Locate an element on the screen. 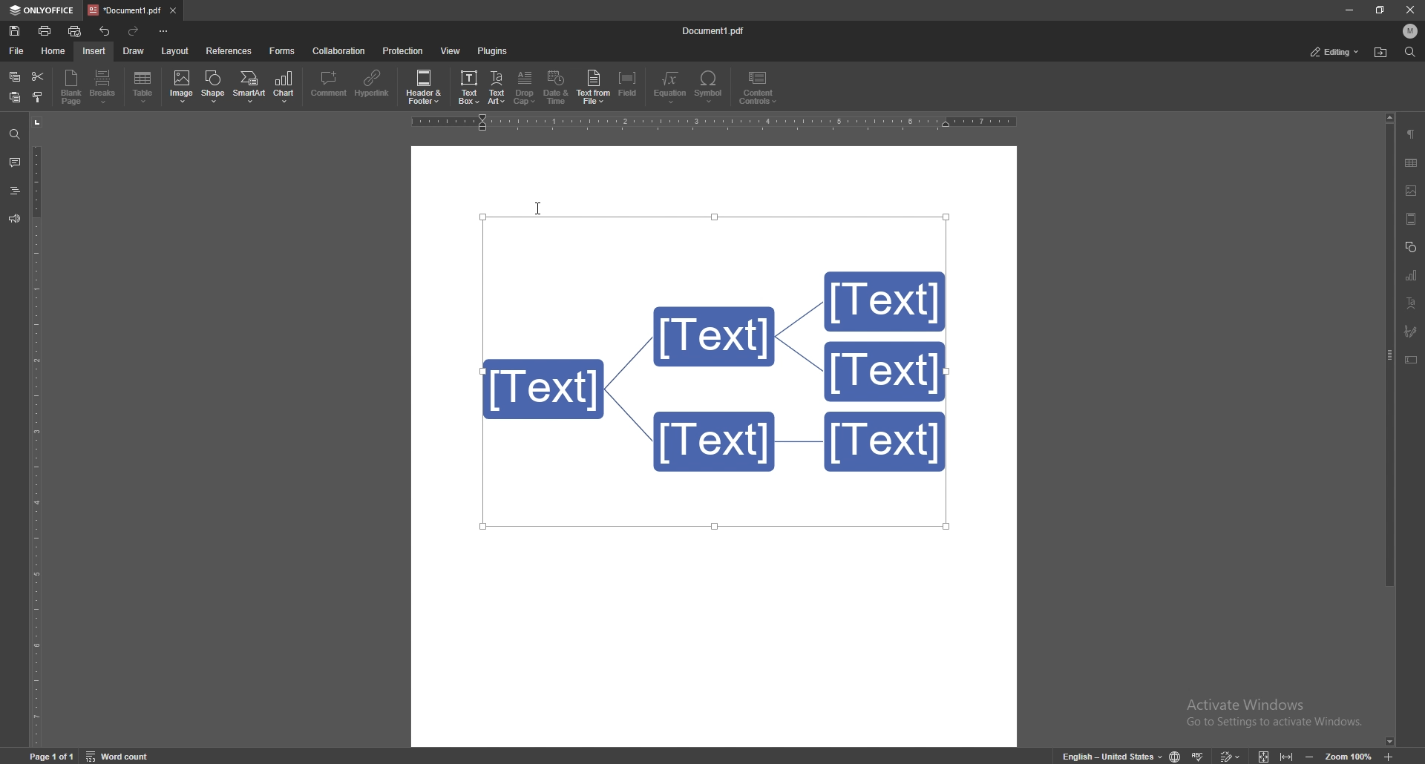  text box is located at coordinates (469, 86).